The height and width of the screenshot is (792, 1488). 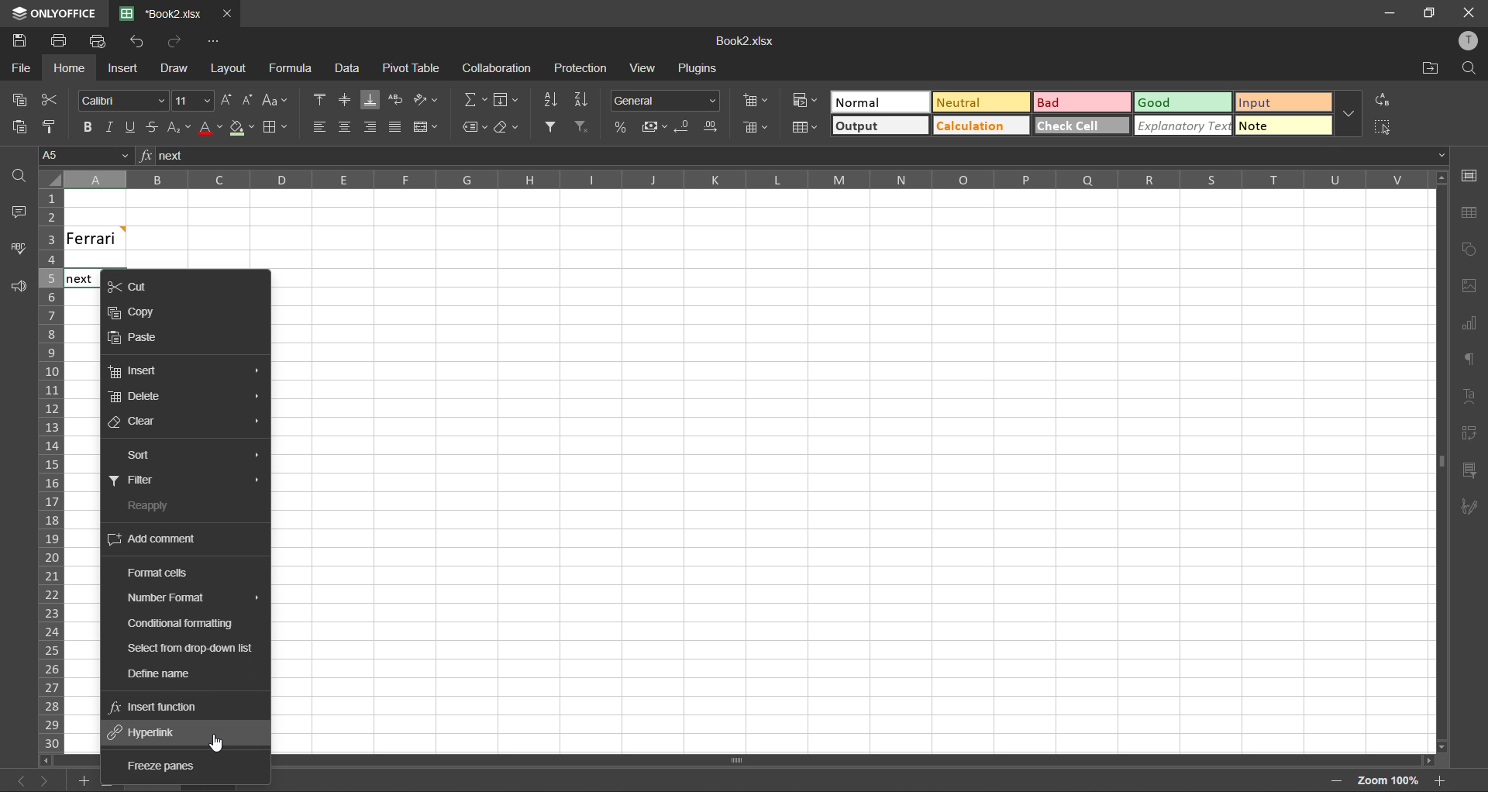 What do you see at coordinates (21, 291) in the screenshot?
I see `feedback` at bounding box center [21, 291].